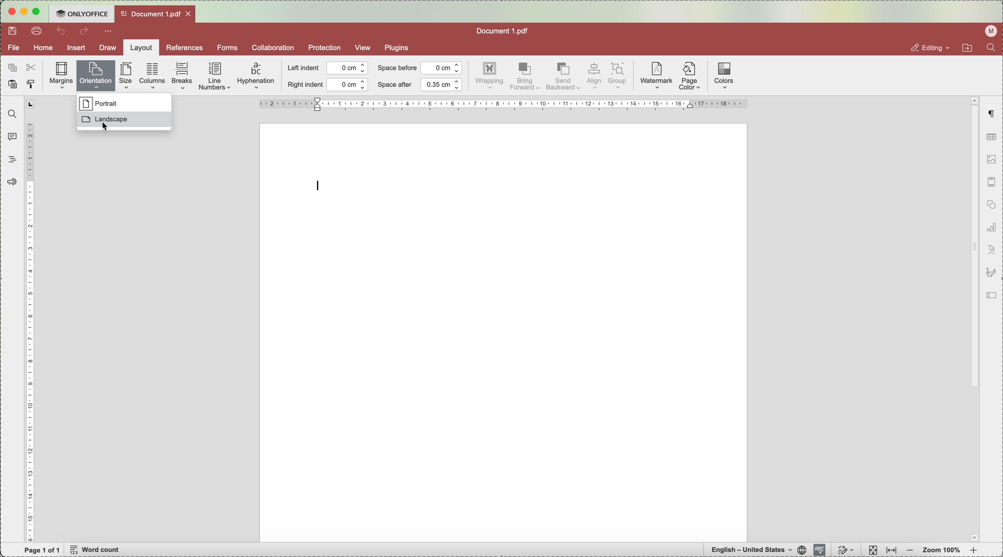 Image resolution: width=1003 pixels, height=557 pixels. What do you see at coordinates (227, 47) in the screenshot?
I see `forms` at bounding box center [227, 47].